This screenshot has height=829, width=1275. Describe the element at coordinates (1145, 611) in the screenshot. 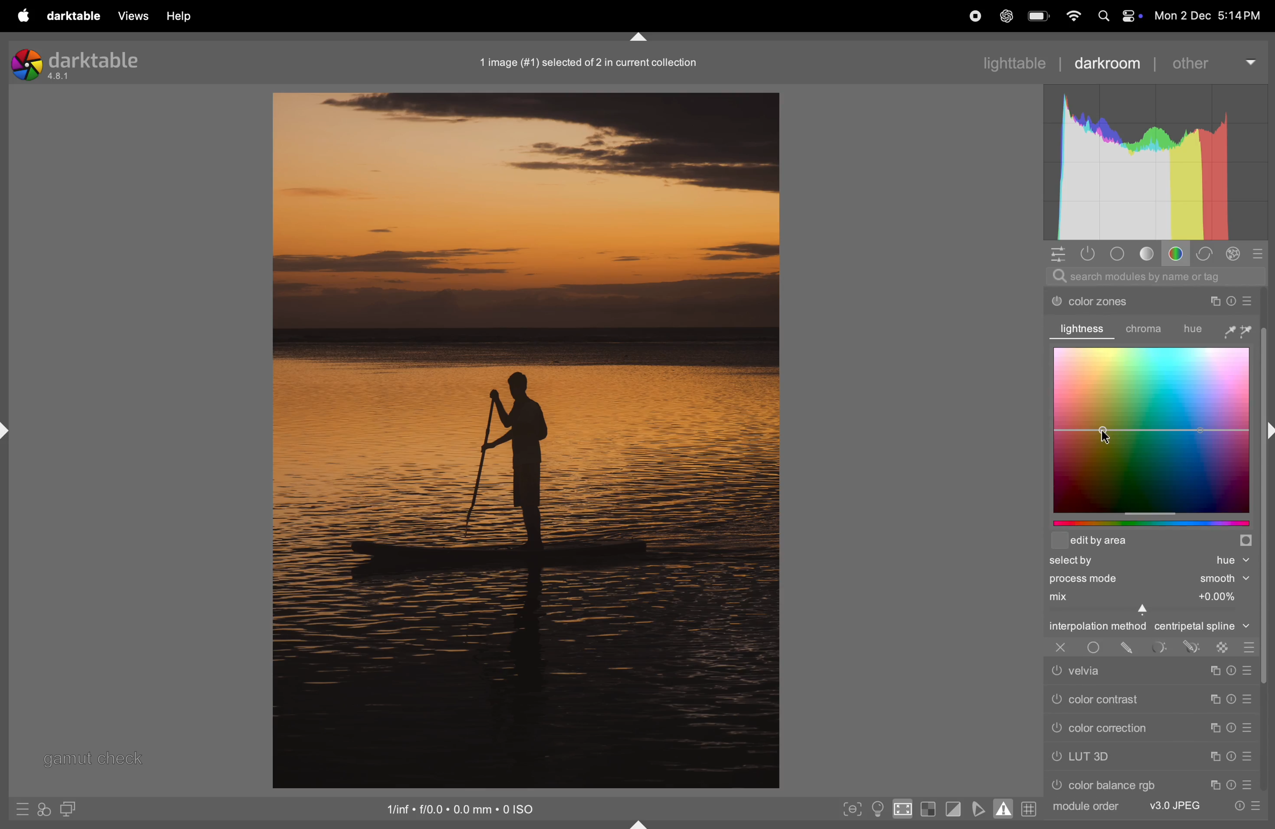

I see `Cursor` at that location.